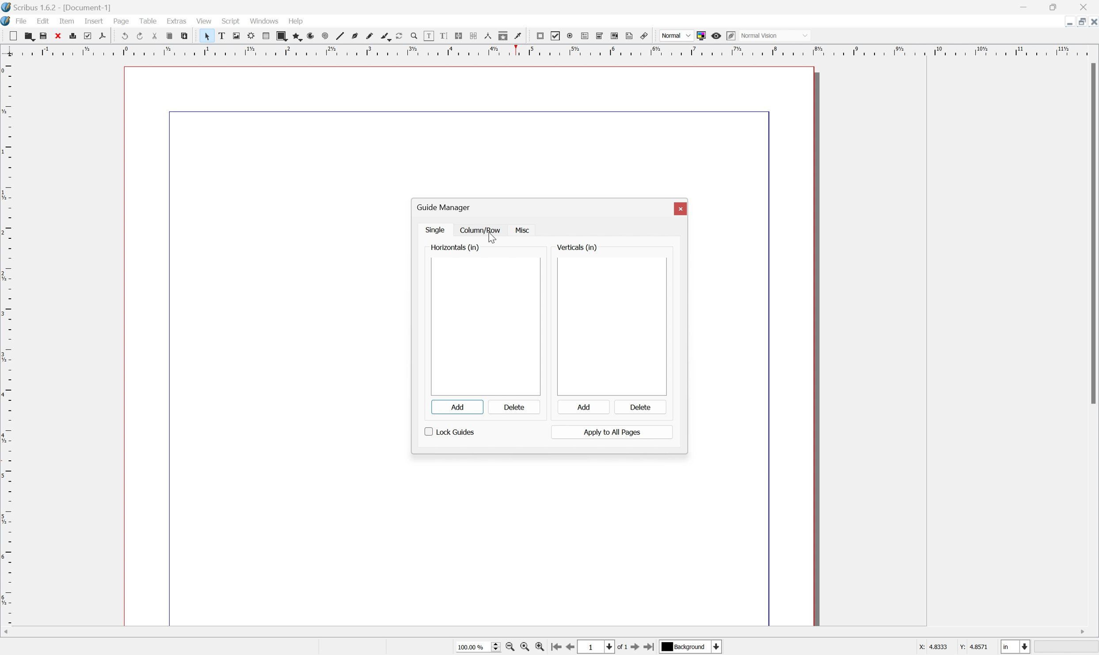 This screenshot has height=655, width=1099. I want to click on spiral, so click(325, 36).